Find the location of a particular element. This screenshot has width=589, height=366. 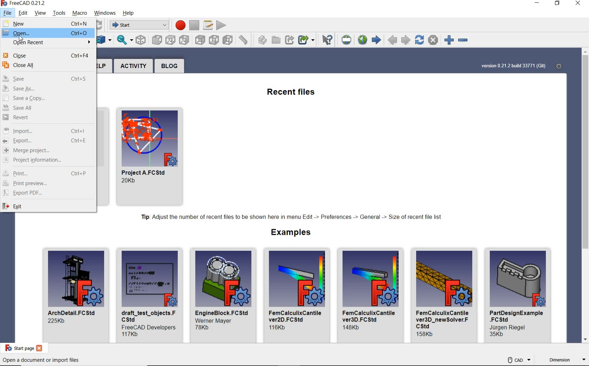

name is located at coordinates (222, 312).